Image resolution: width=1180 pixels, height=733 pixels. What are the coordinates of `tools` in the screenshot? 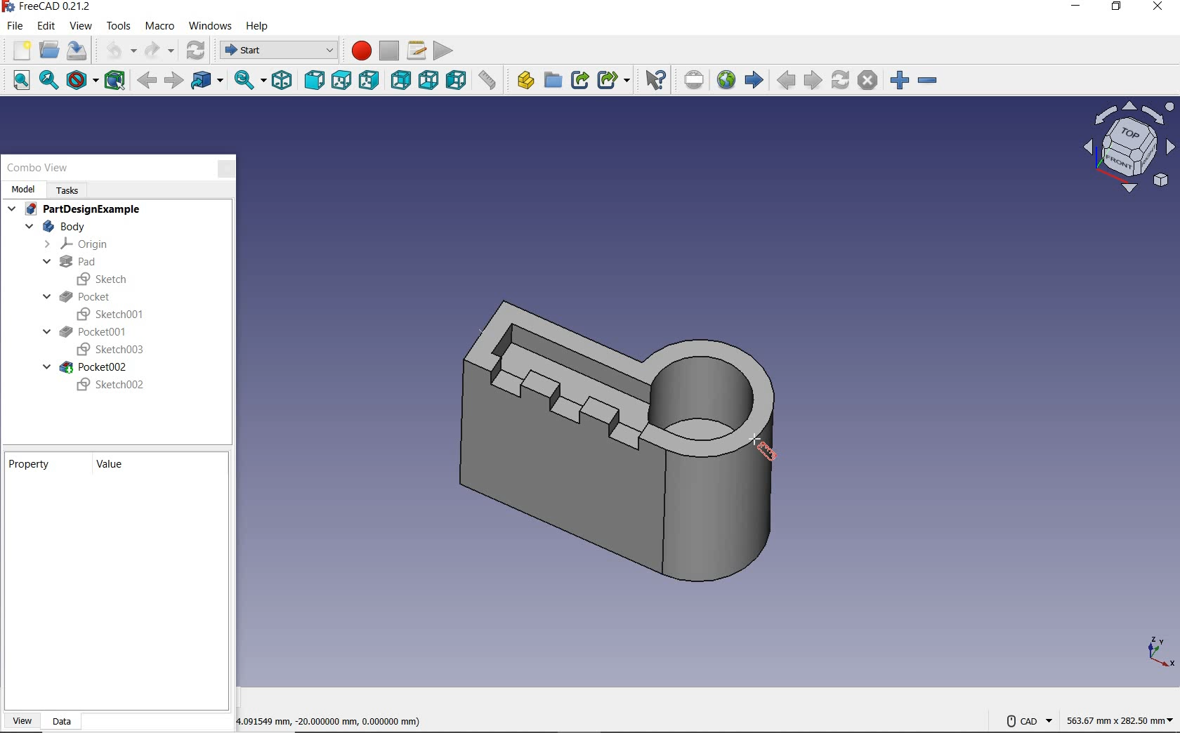 It's located at (116, 26).